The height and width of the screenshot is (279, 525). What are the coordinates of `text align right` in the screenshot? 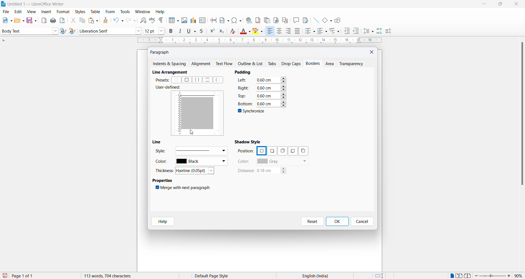 It's located at (289, 31).